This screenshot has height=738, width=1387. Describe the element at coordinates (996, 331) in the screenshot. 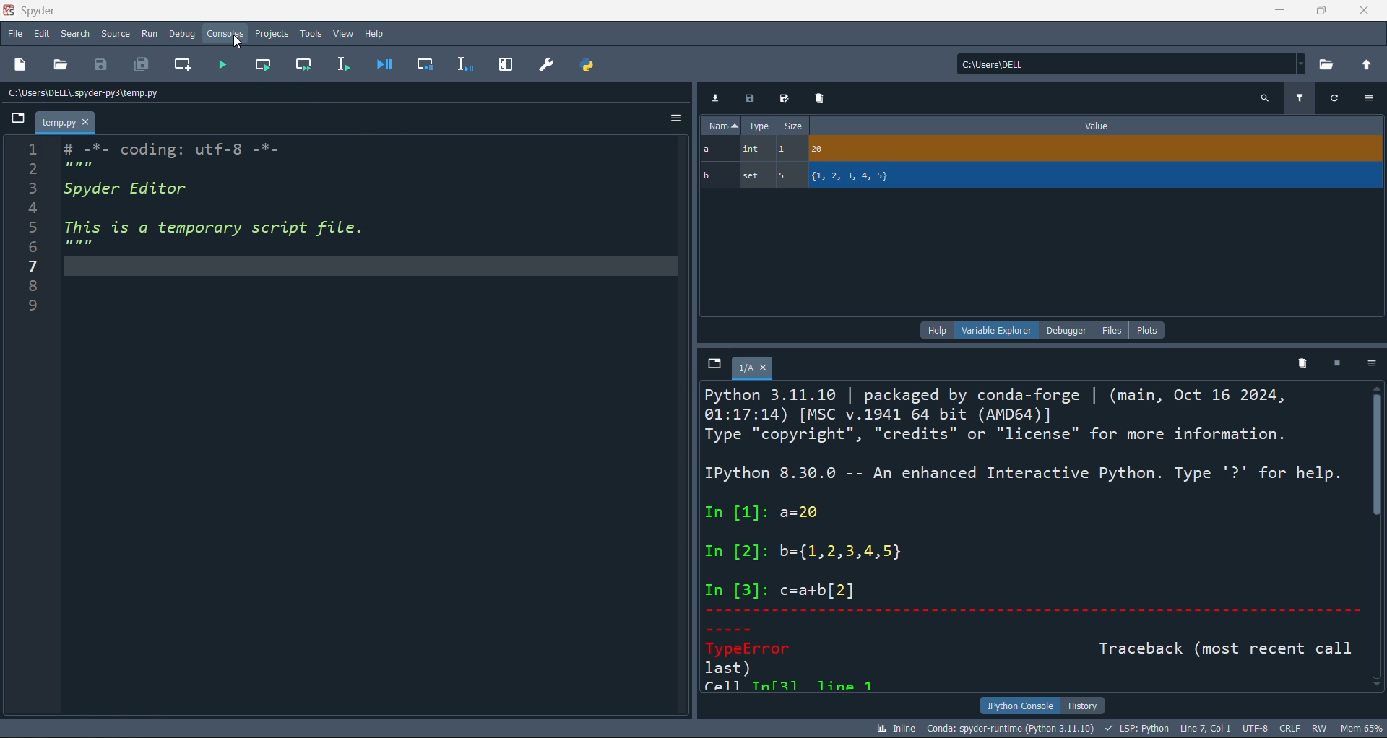

I see `variable explorer (current)` at that location.